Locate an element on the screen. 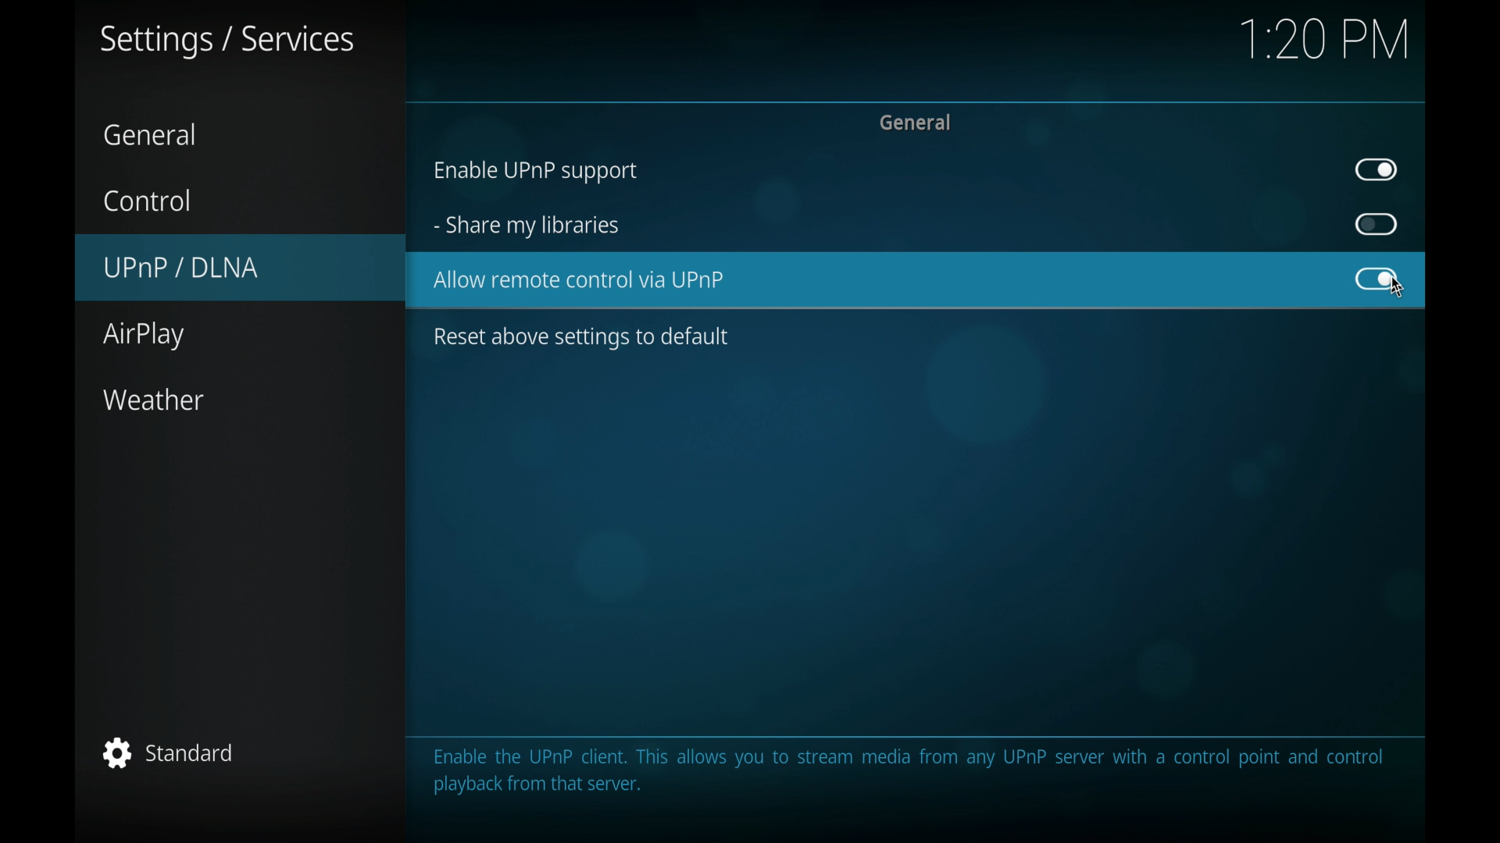  reset above settings to default is located at coordinates (580, 338).